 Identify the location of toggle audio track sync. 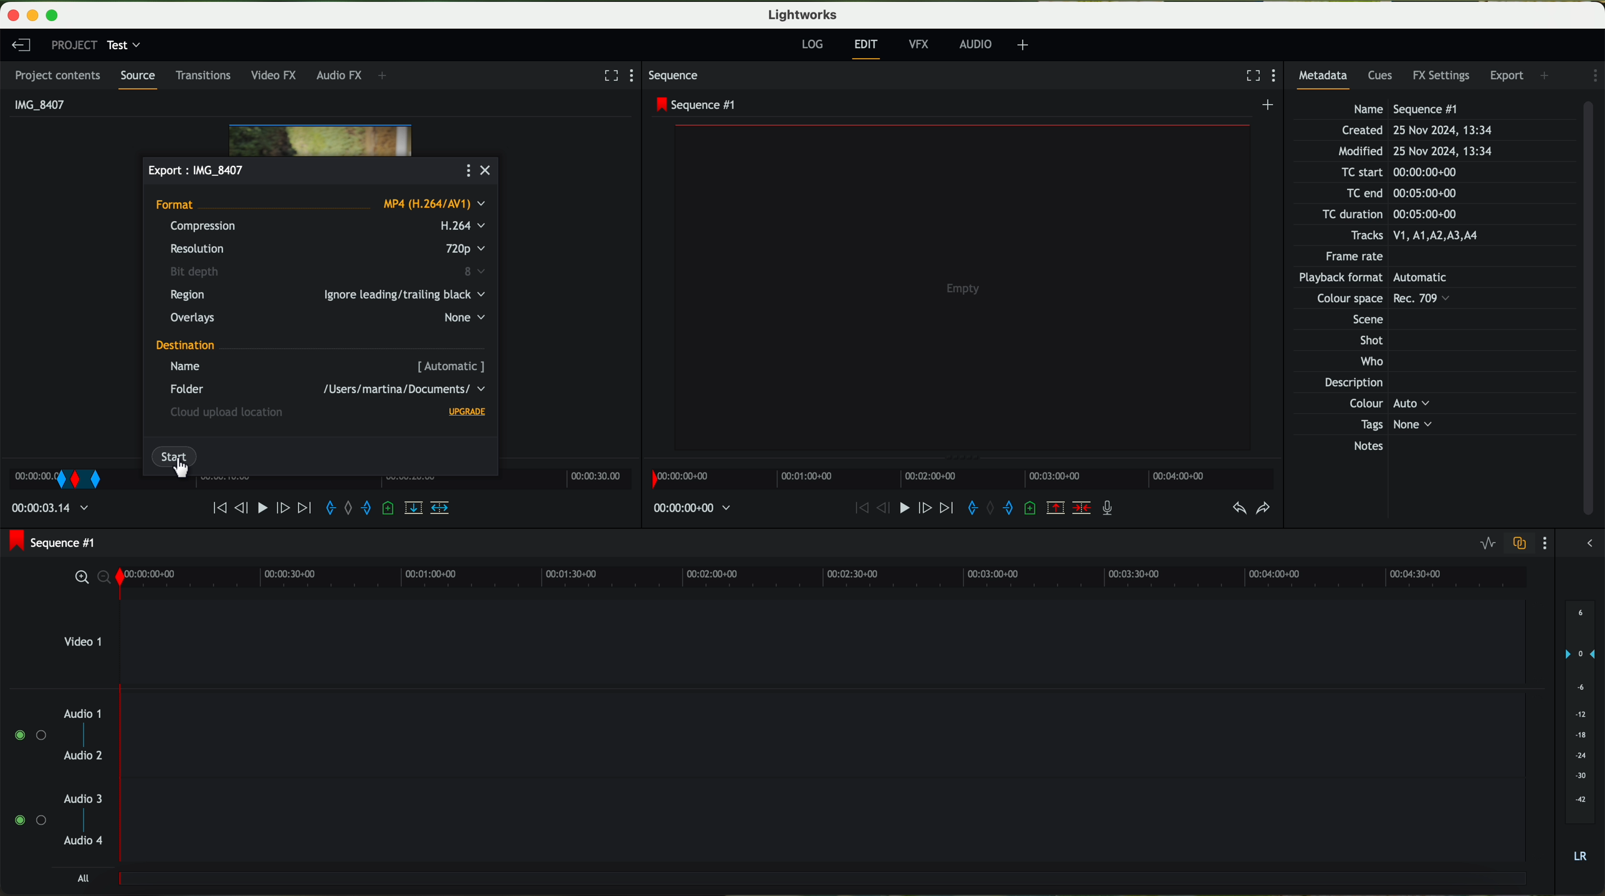
(1522, 543).